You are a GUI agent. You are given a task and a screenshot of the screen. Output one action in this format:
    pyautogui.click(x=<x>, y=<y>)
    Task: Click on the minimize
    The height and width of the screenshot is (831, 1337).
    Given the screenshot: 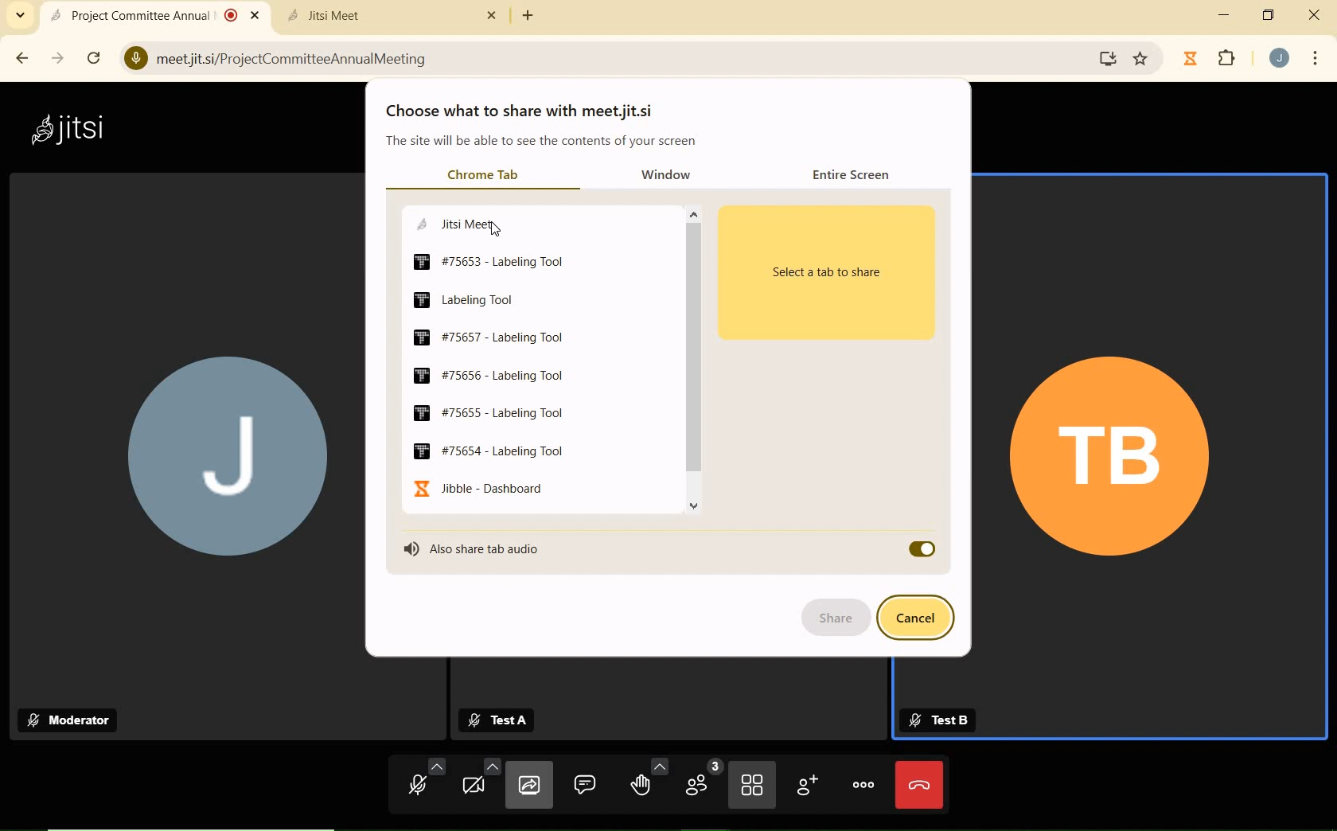 What is the action you would take?
    pyautogui.click(x=1224, y=15)
    